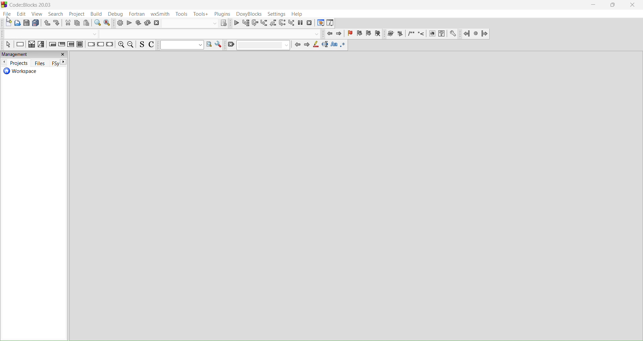  Describe the element at coordinates (19, 63) in the screenshot. I see `projects` at that location.